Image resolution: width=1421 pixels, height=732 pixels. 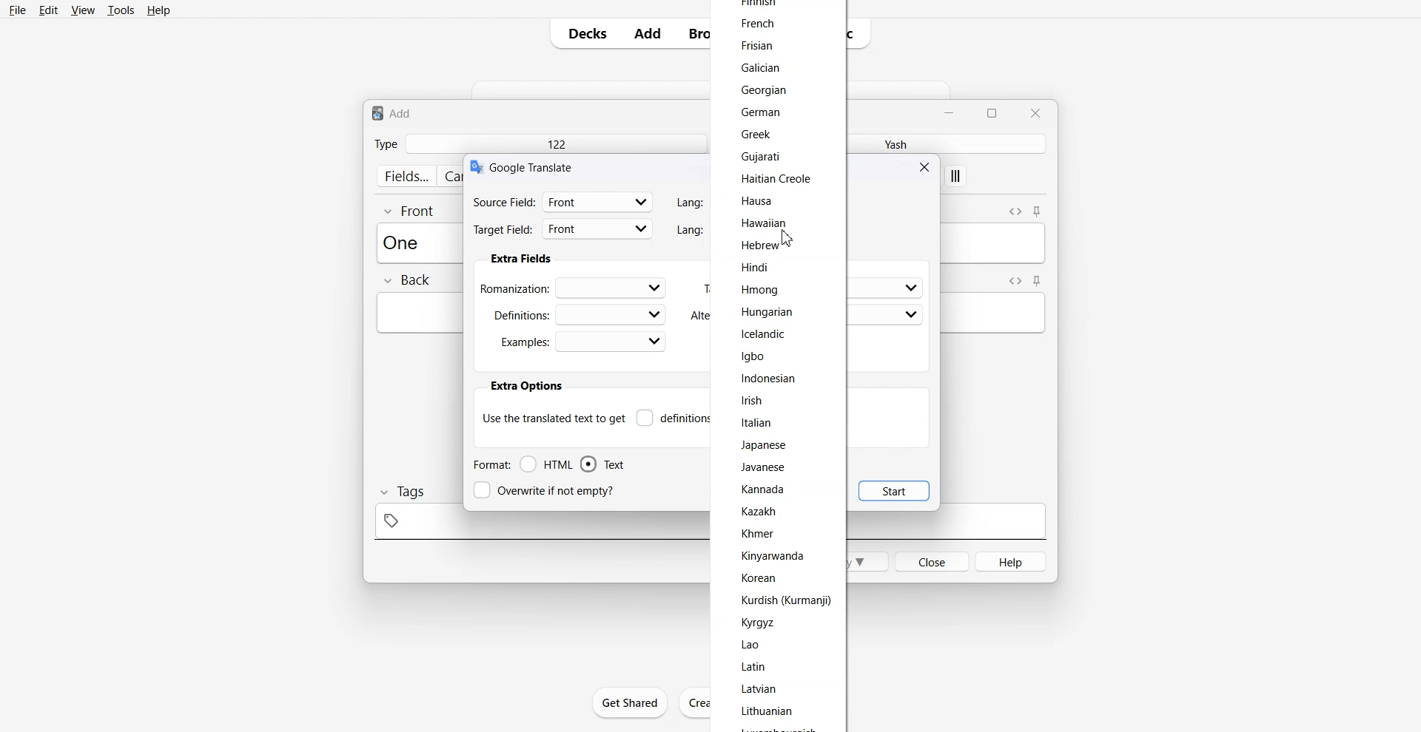 What do you see at coordinates (406, 242) in the screenshot?
I see `Text` at bounding box center [406, 242].